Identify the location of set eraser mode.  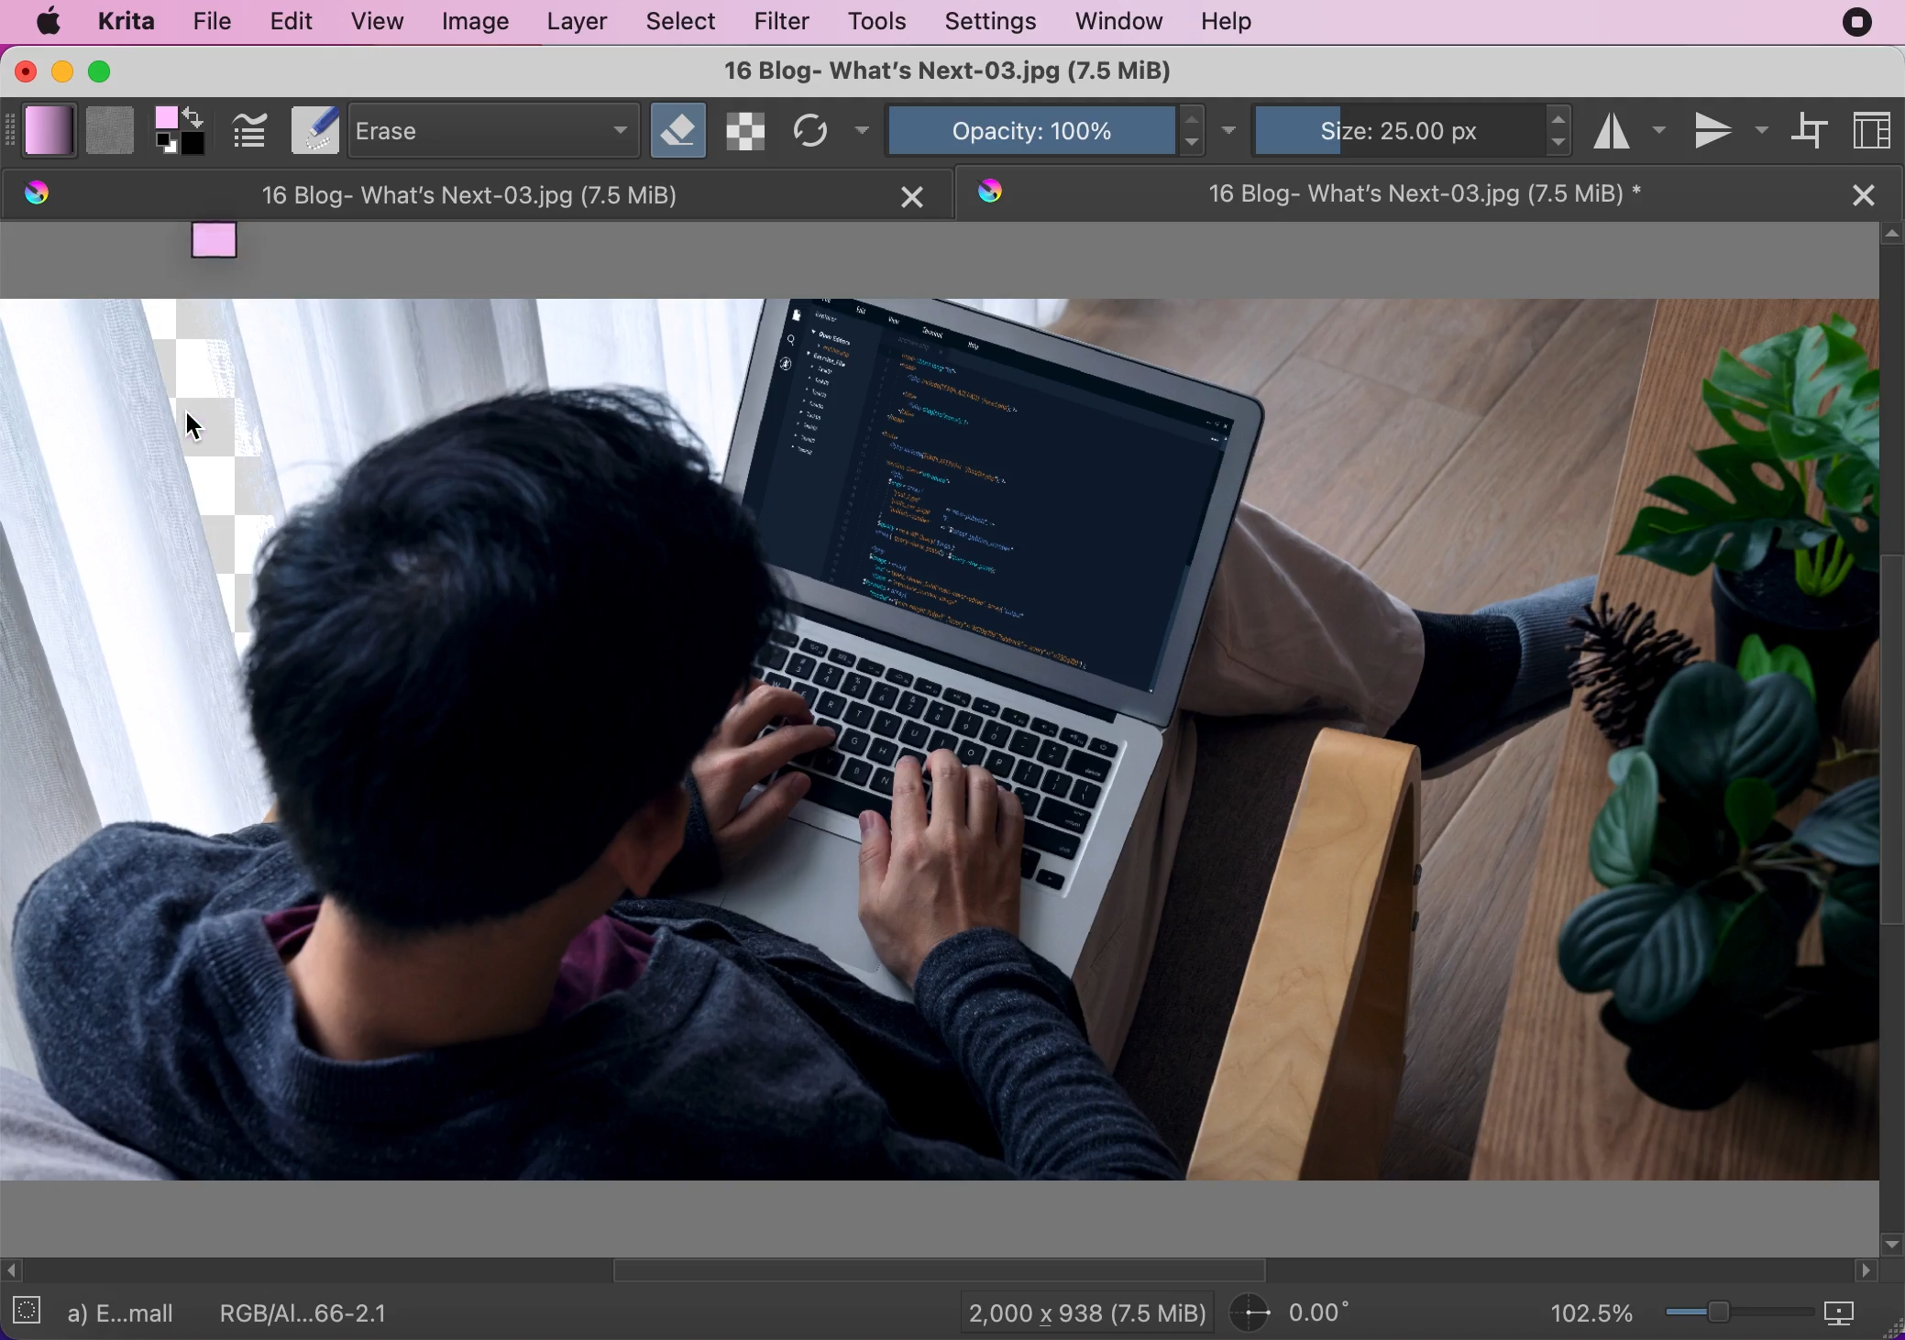
(678, 128).